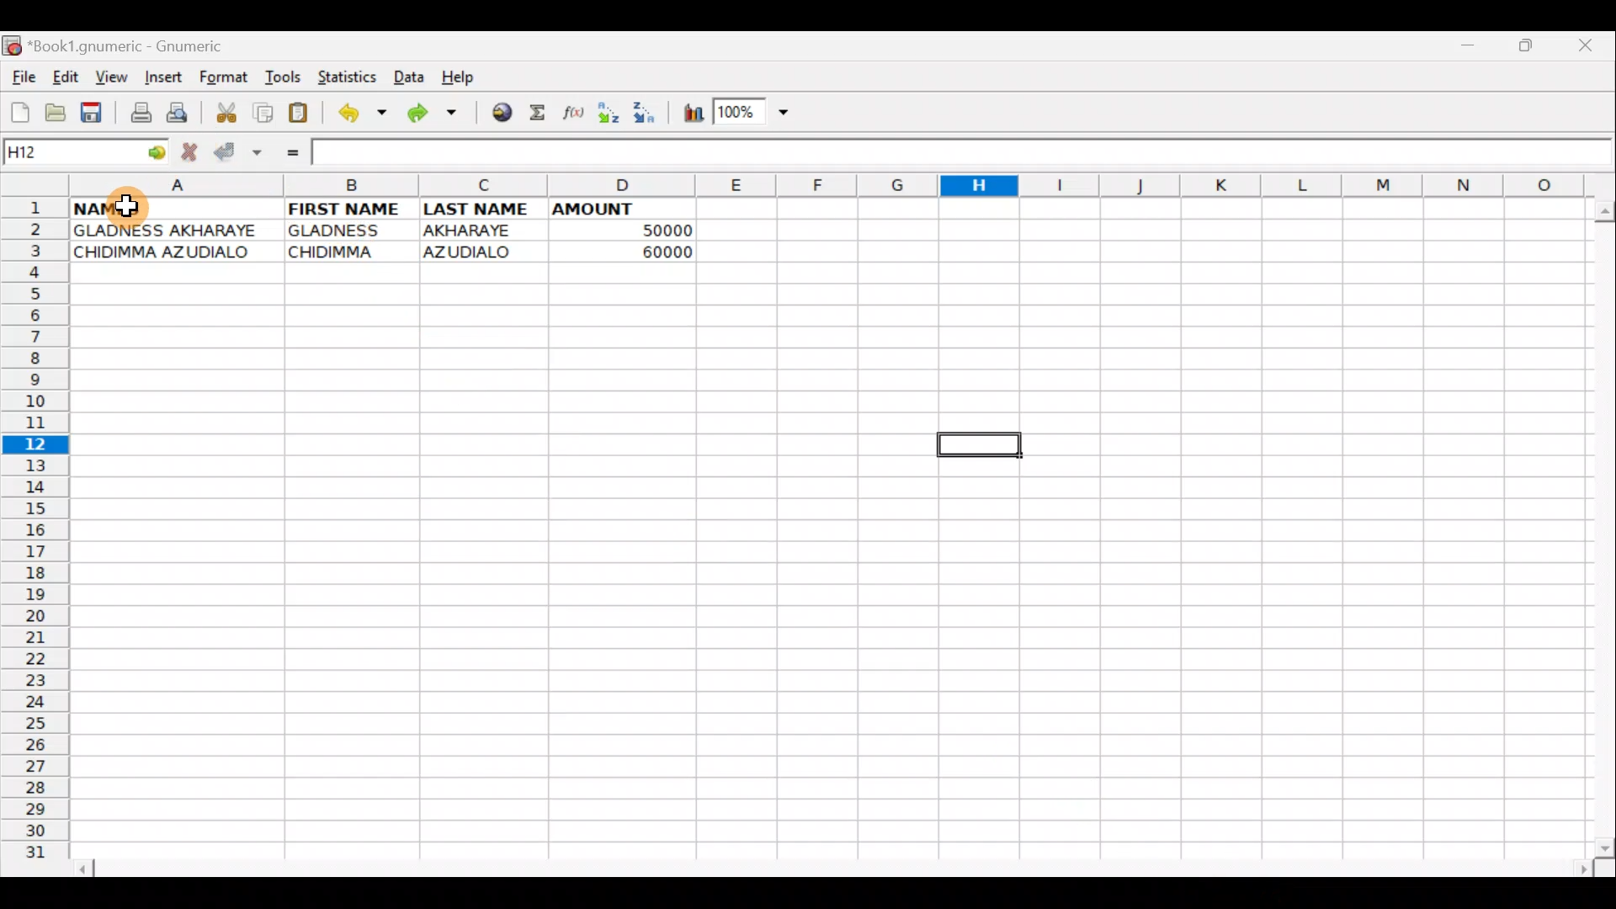 This screenshot has width=1616, height=909. What do you see at coordinates (540, 114) in the screenshot?
I see `Sum into the current cell` at bounding box center [540, 114].